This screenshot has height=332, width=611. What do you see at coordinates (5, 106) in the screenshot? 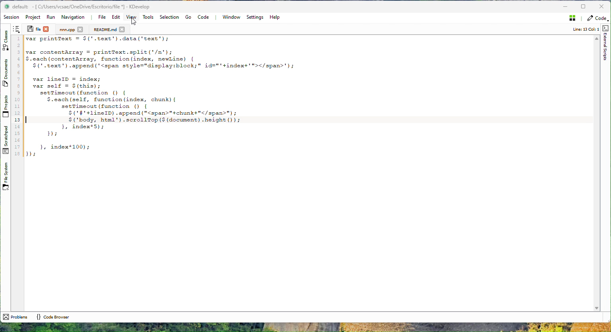
I see `Projects` at bounding box center [5, 106].